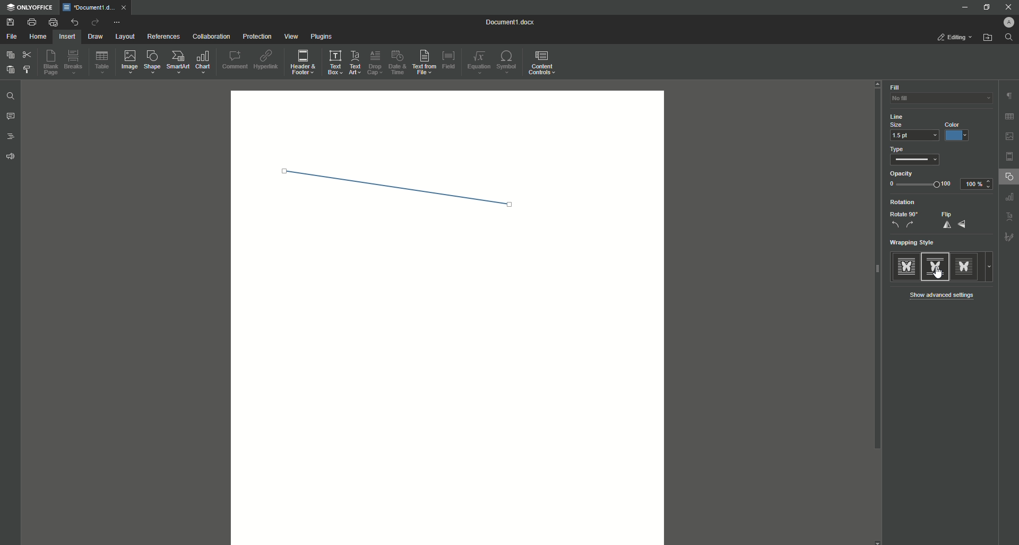 This screenshot has height=545, width=1019. I want to click on Header and Footer, so click(304, 63).